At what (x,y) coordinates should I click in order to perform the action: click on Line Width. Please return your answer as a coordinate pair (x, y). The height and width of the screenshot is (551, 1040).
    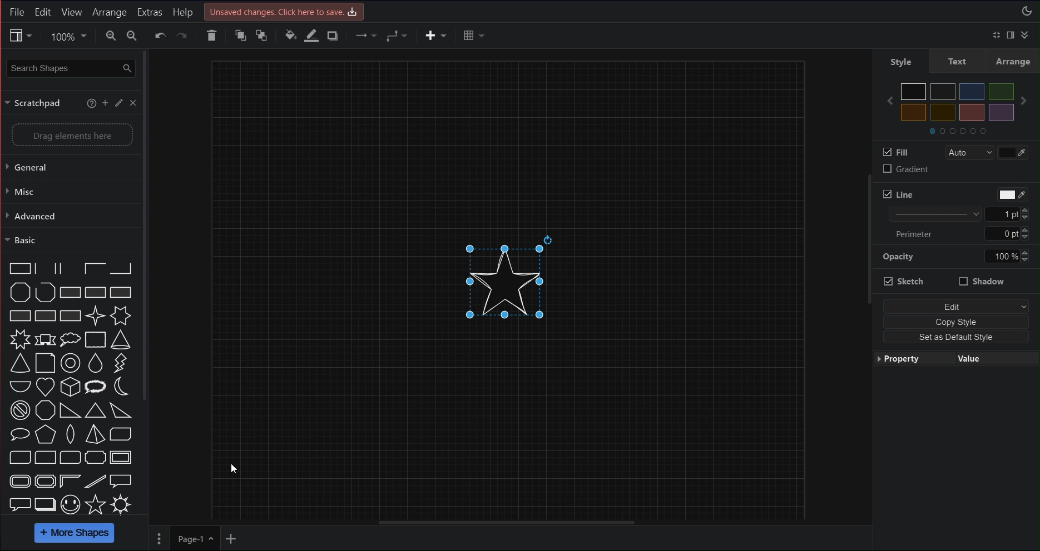
    Looking at the image, I should click on (959, 214).